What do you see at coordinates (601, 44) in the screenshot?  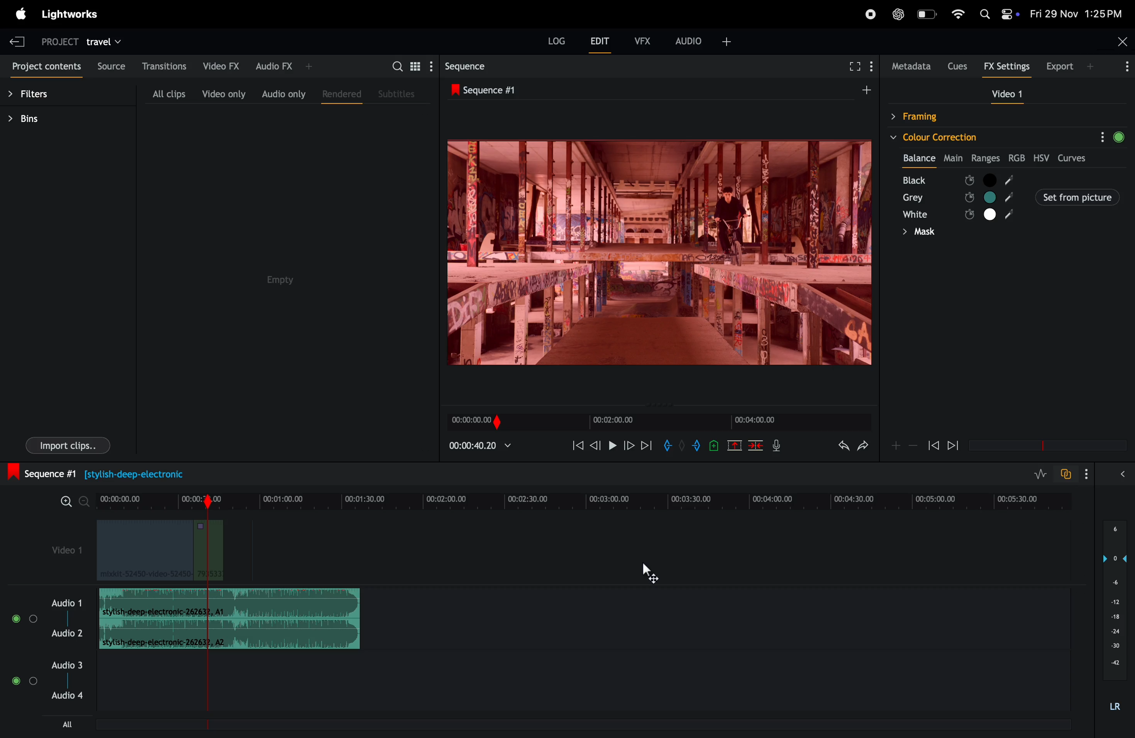 I see `edit` at bounding box center [601, 44].